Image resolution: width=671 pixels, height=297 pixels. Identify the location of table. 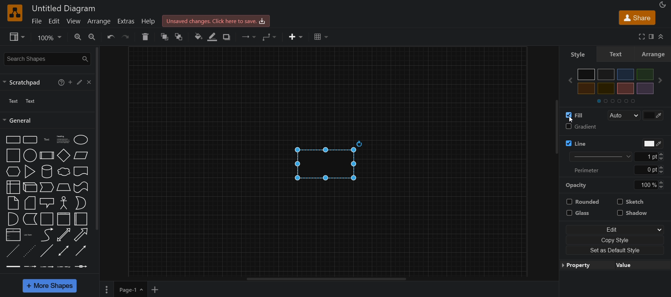
(322, 36).